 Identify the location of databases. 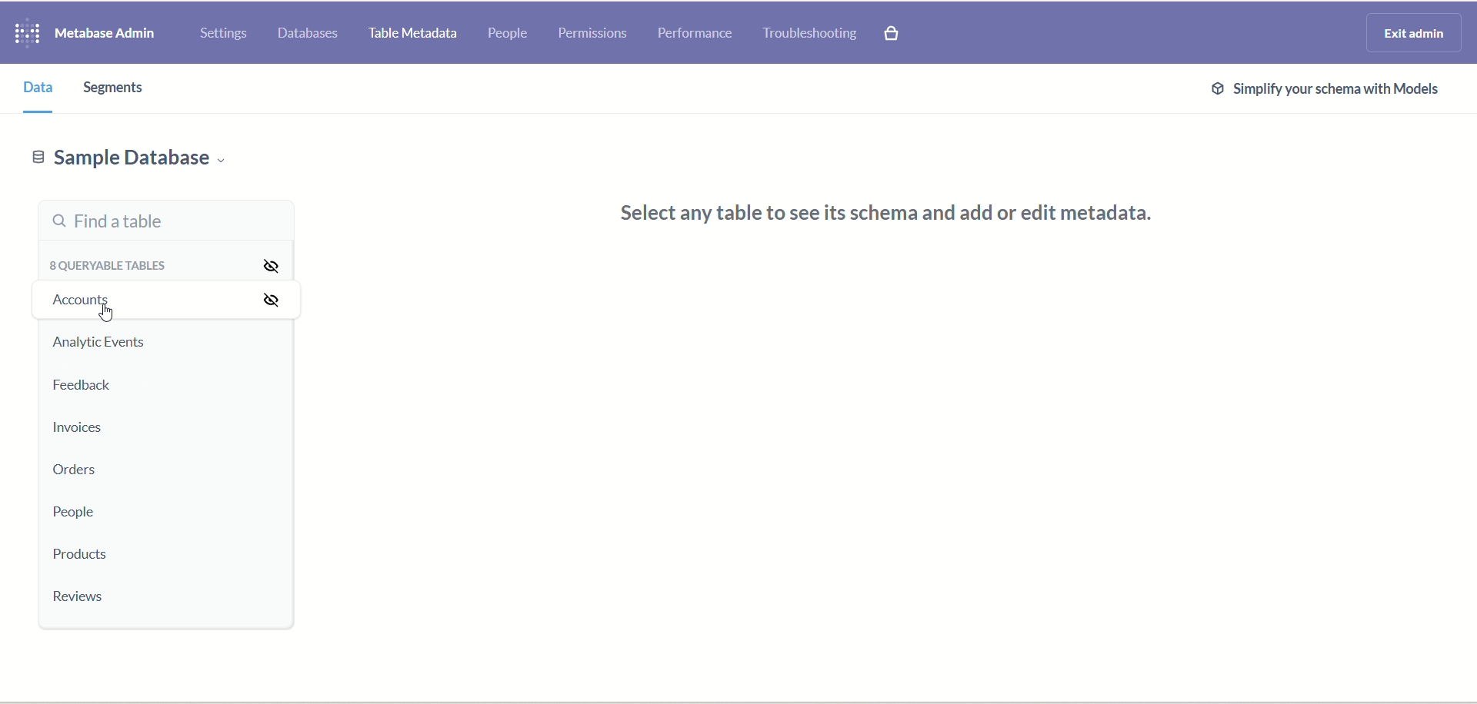
(308, 35).